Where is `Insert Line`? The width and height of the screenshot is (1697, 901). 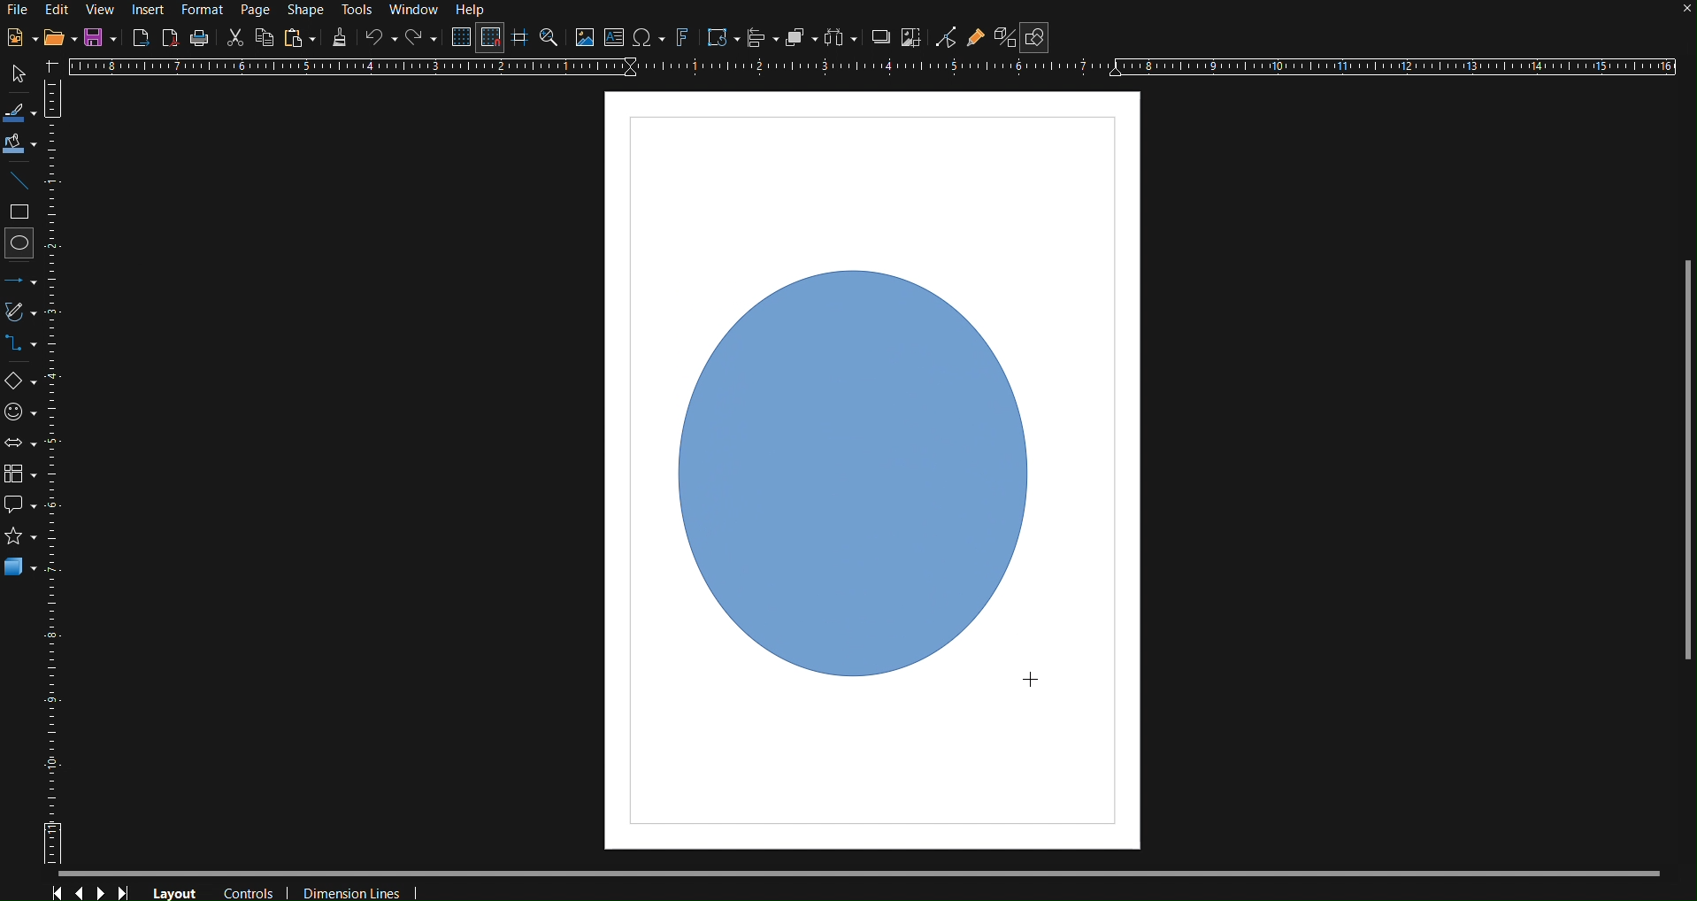 Insert Line is located at coordinates (22, 184).